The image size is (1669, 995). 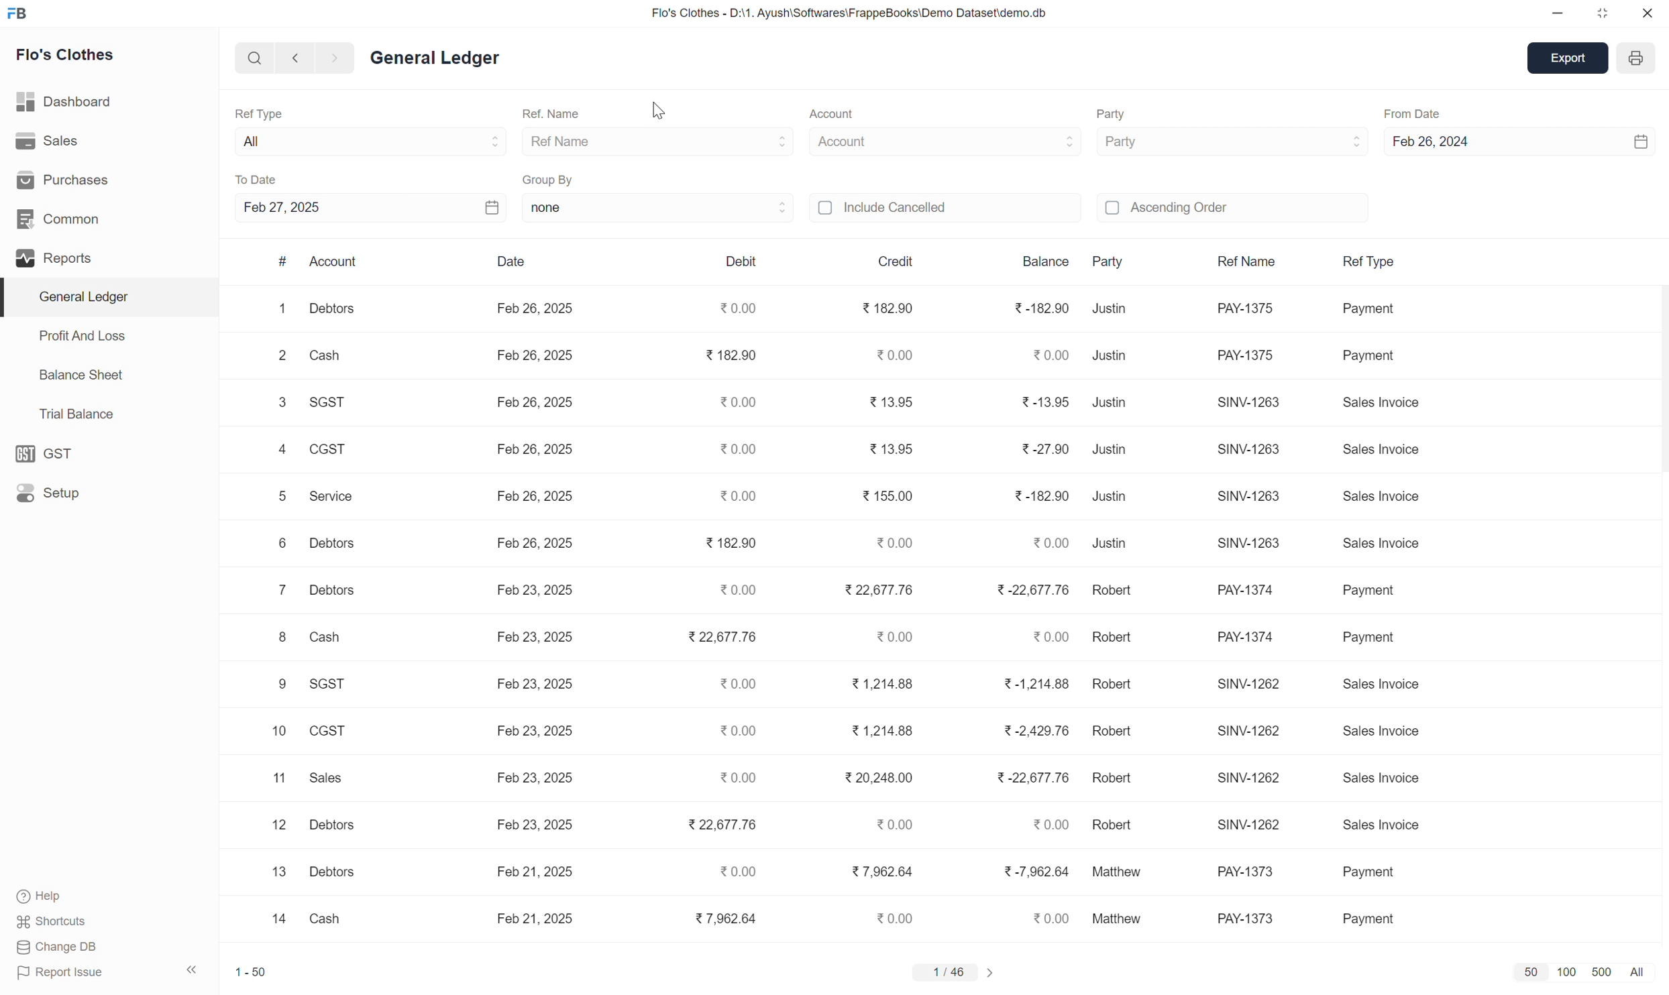 I want to click on 155.00, so click(x=892, y=495).